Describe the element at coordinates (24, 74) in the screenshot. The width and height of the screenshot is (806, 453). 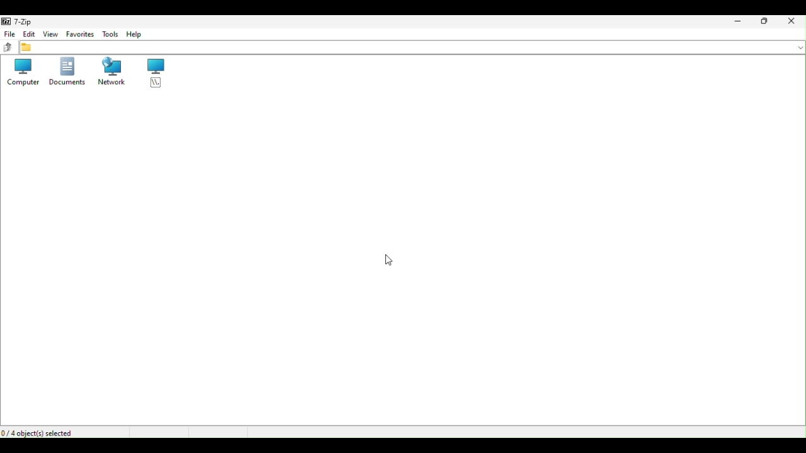
I see `Computer` at that location.